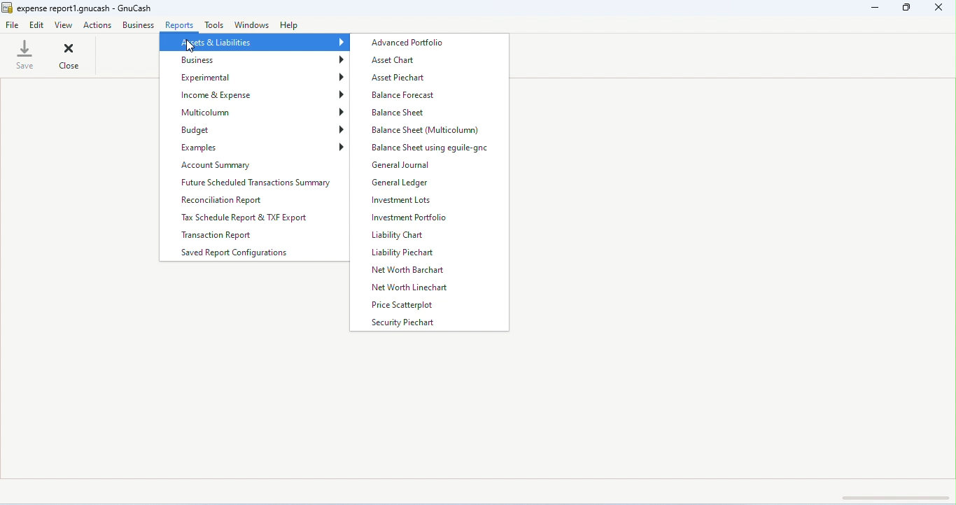 The height and width of the screenshot is (505, 956). What do you see at coordinates (256, 77) in the screenshot?
I see `experimental` at bounding box center [256, 77].